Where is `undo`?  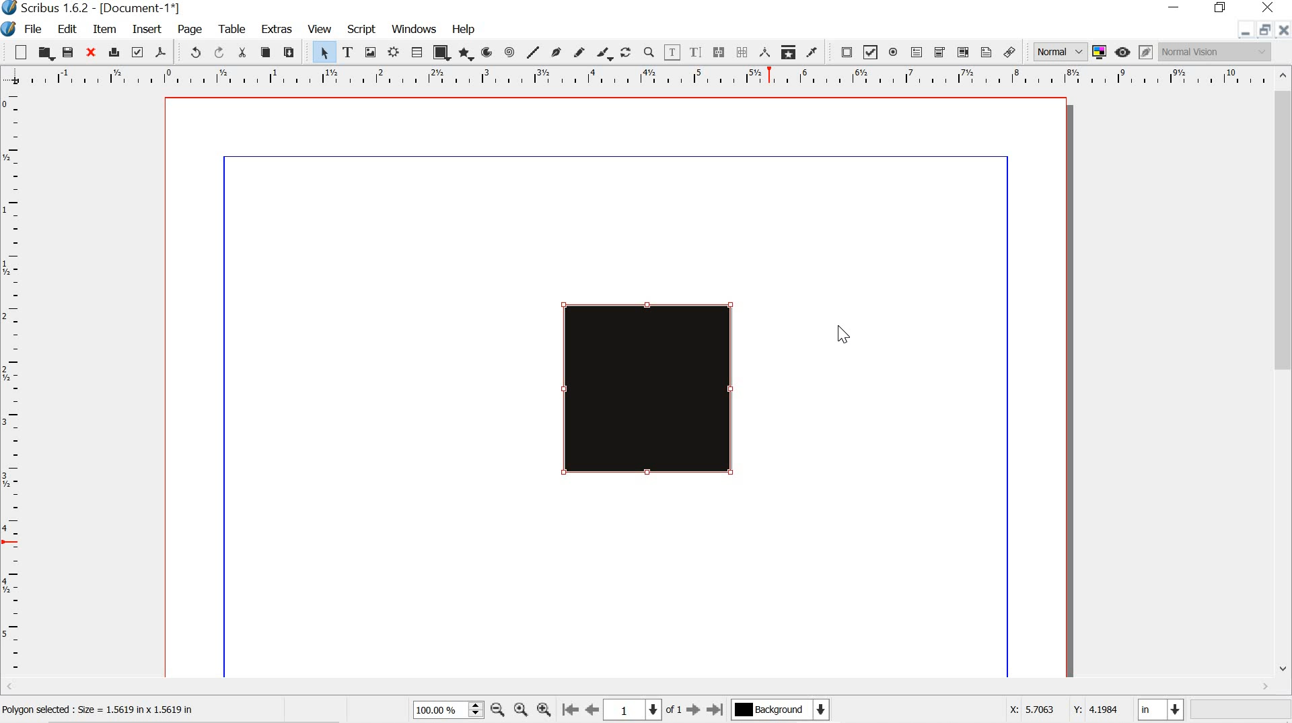
undo is located at coordinates (193, 54).